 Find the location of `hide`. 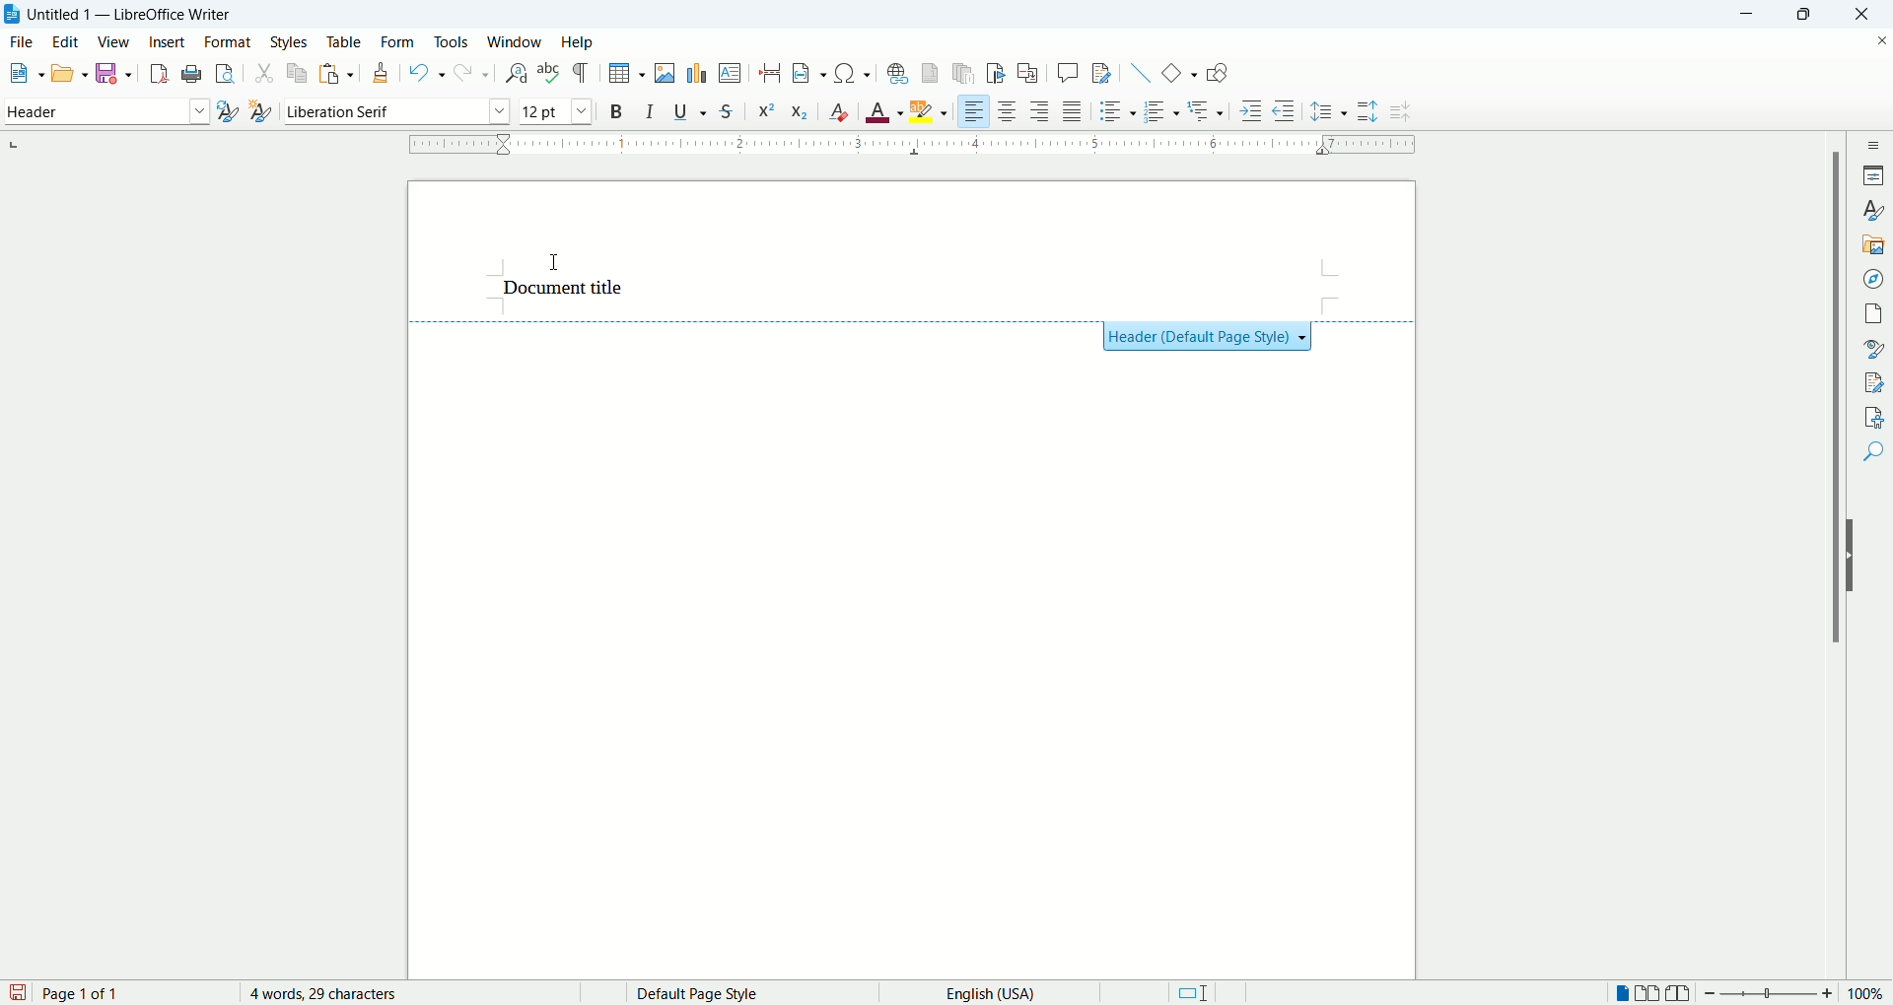

hide is located at coordinates (1856, 561).